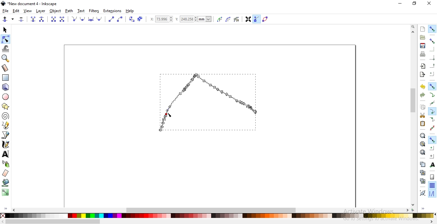  Describe the element at coordinates (432, 74) in the screenshot. I see `snapping centers of bounding boxes` at that location.